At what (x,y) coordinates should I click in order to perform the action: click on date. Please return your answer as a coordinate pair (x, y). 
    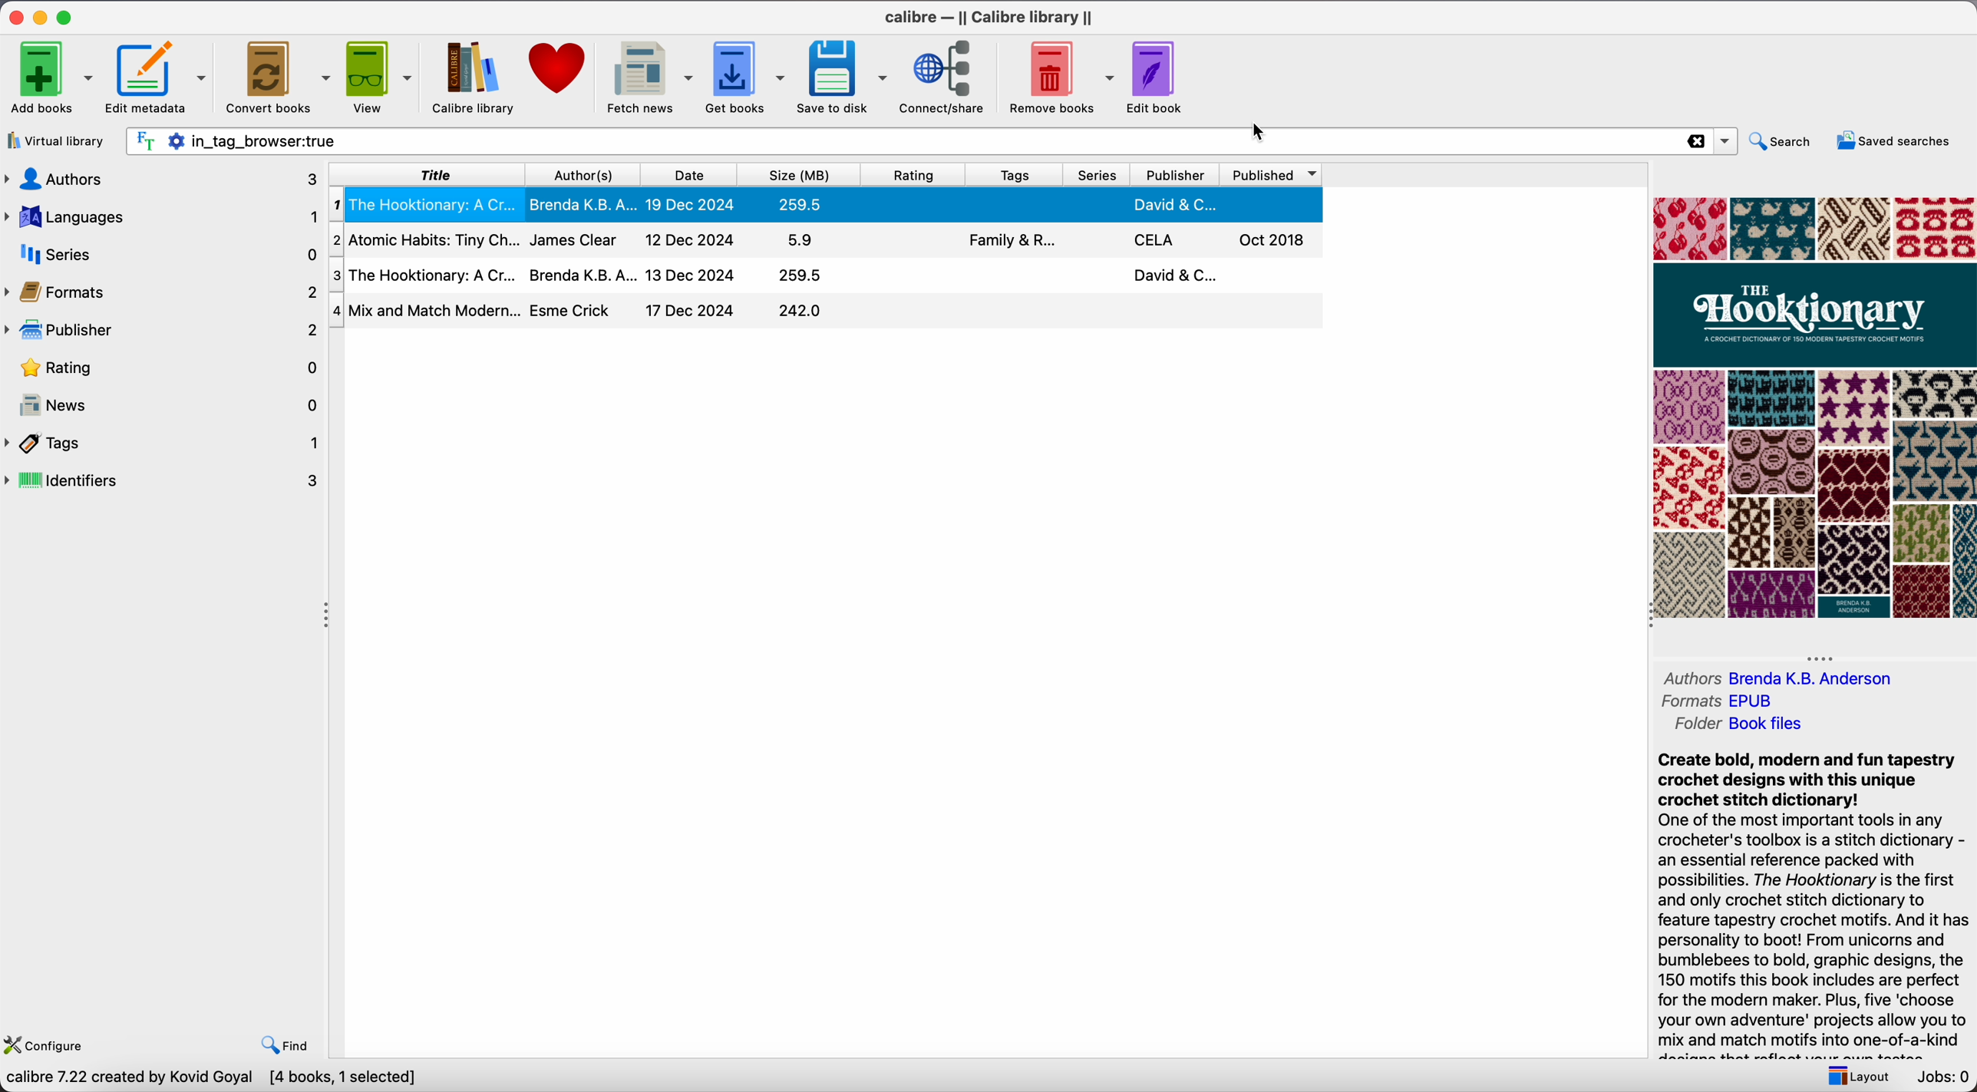
    Looking at the image, I should click on (691, 173).